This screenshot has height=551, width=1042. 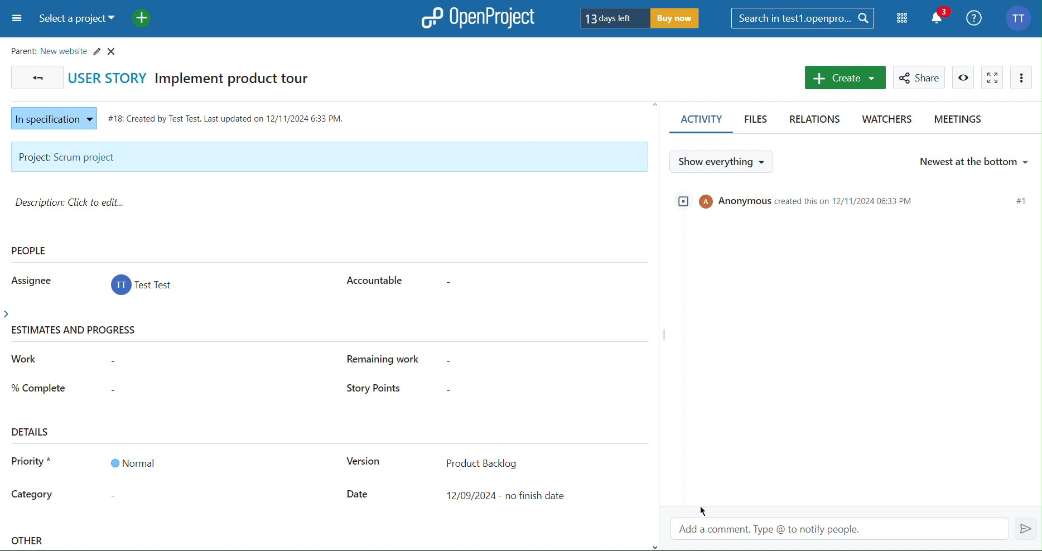 I want to click on % Complete, so click(x=38, y=386).